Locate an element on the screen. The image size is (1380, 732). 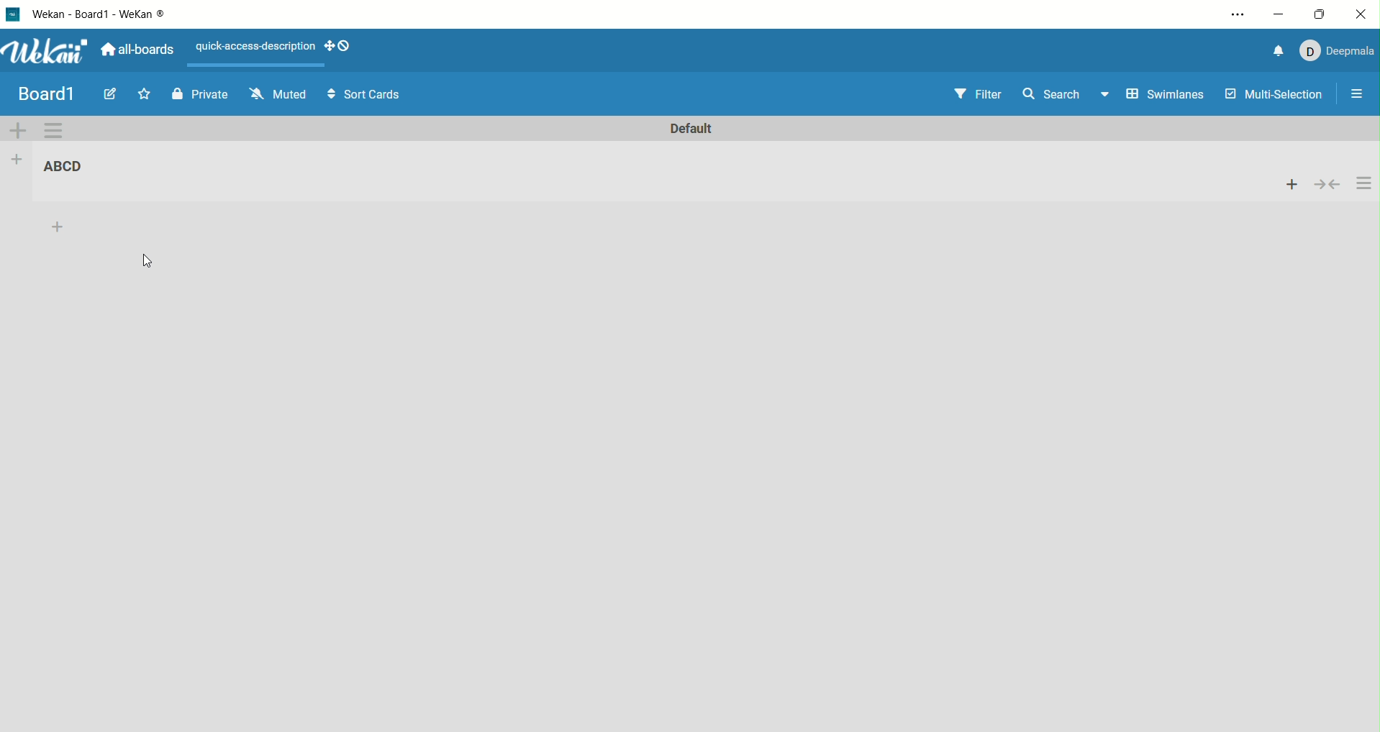
search is located at coordinates (1065, 96).